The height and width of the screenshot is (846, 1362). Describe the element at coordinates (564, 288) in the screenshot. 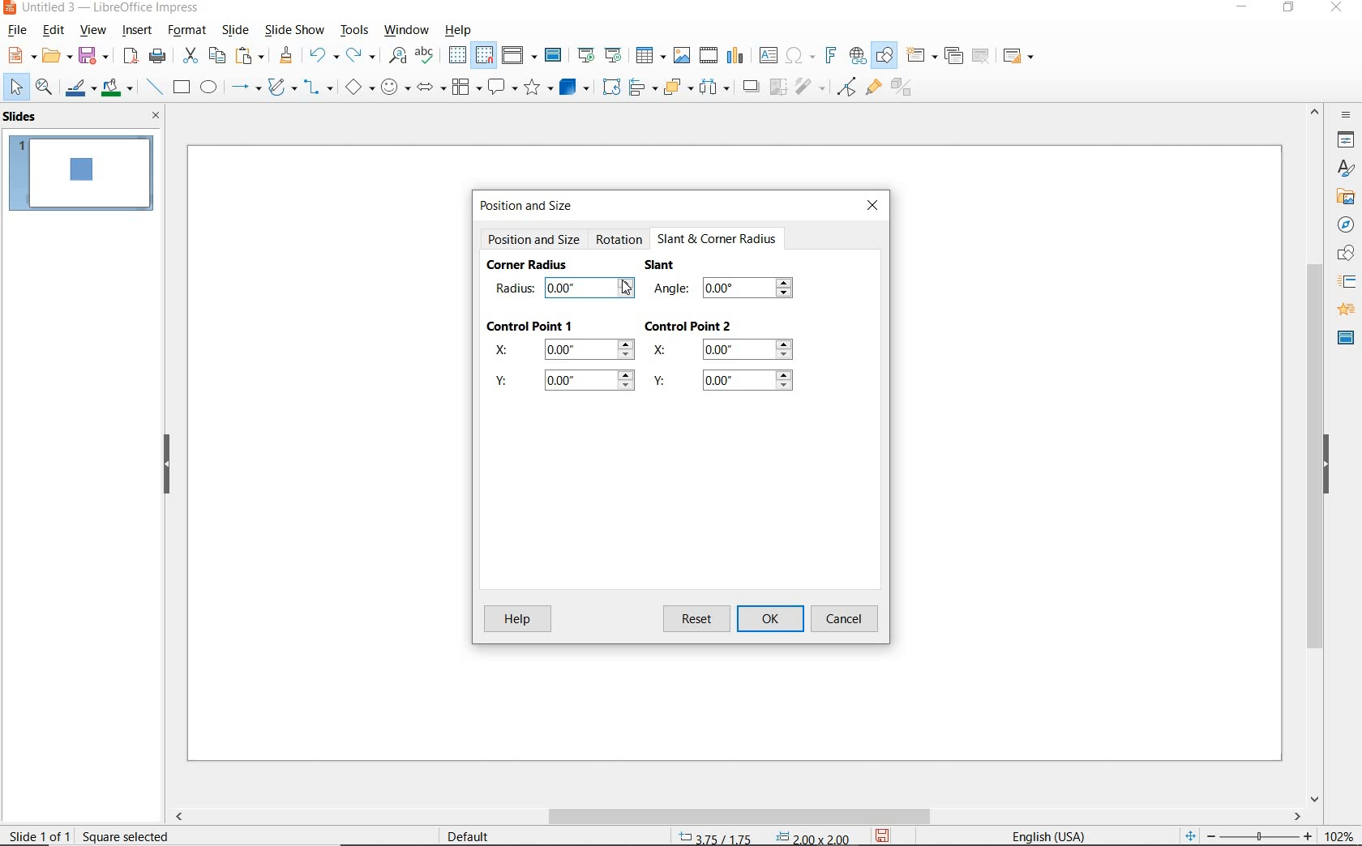

I see `RADIUS` at that location.